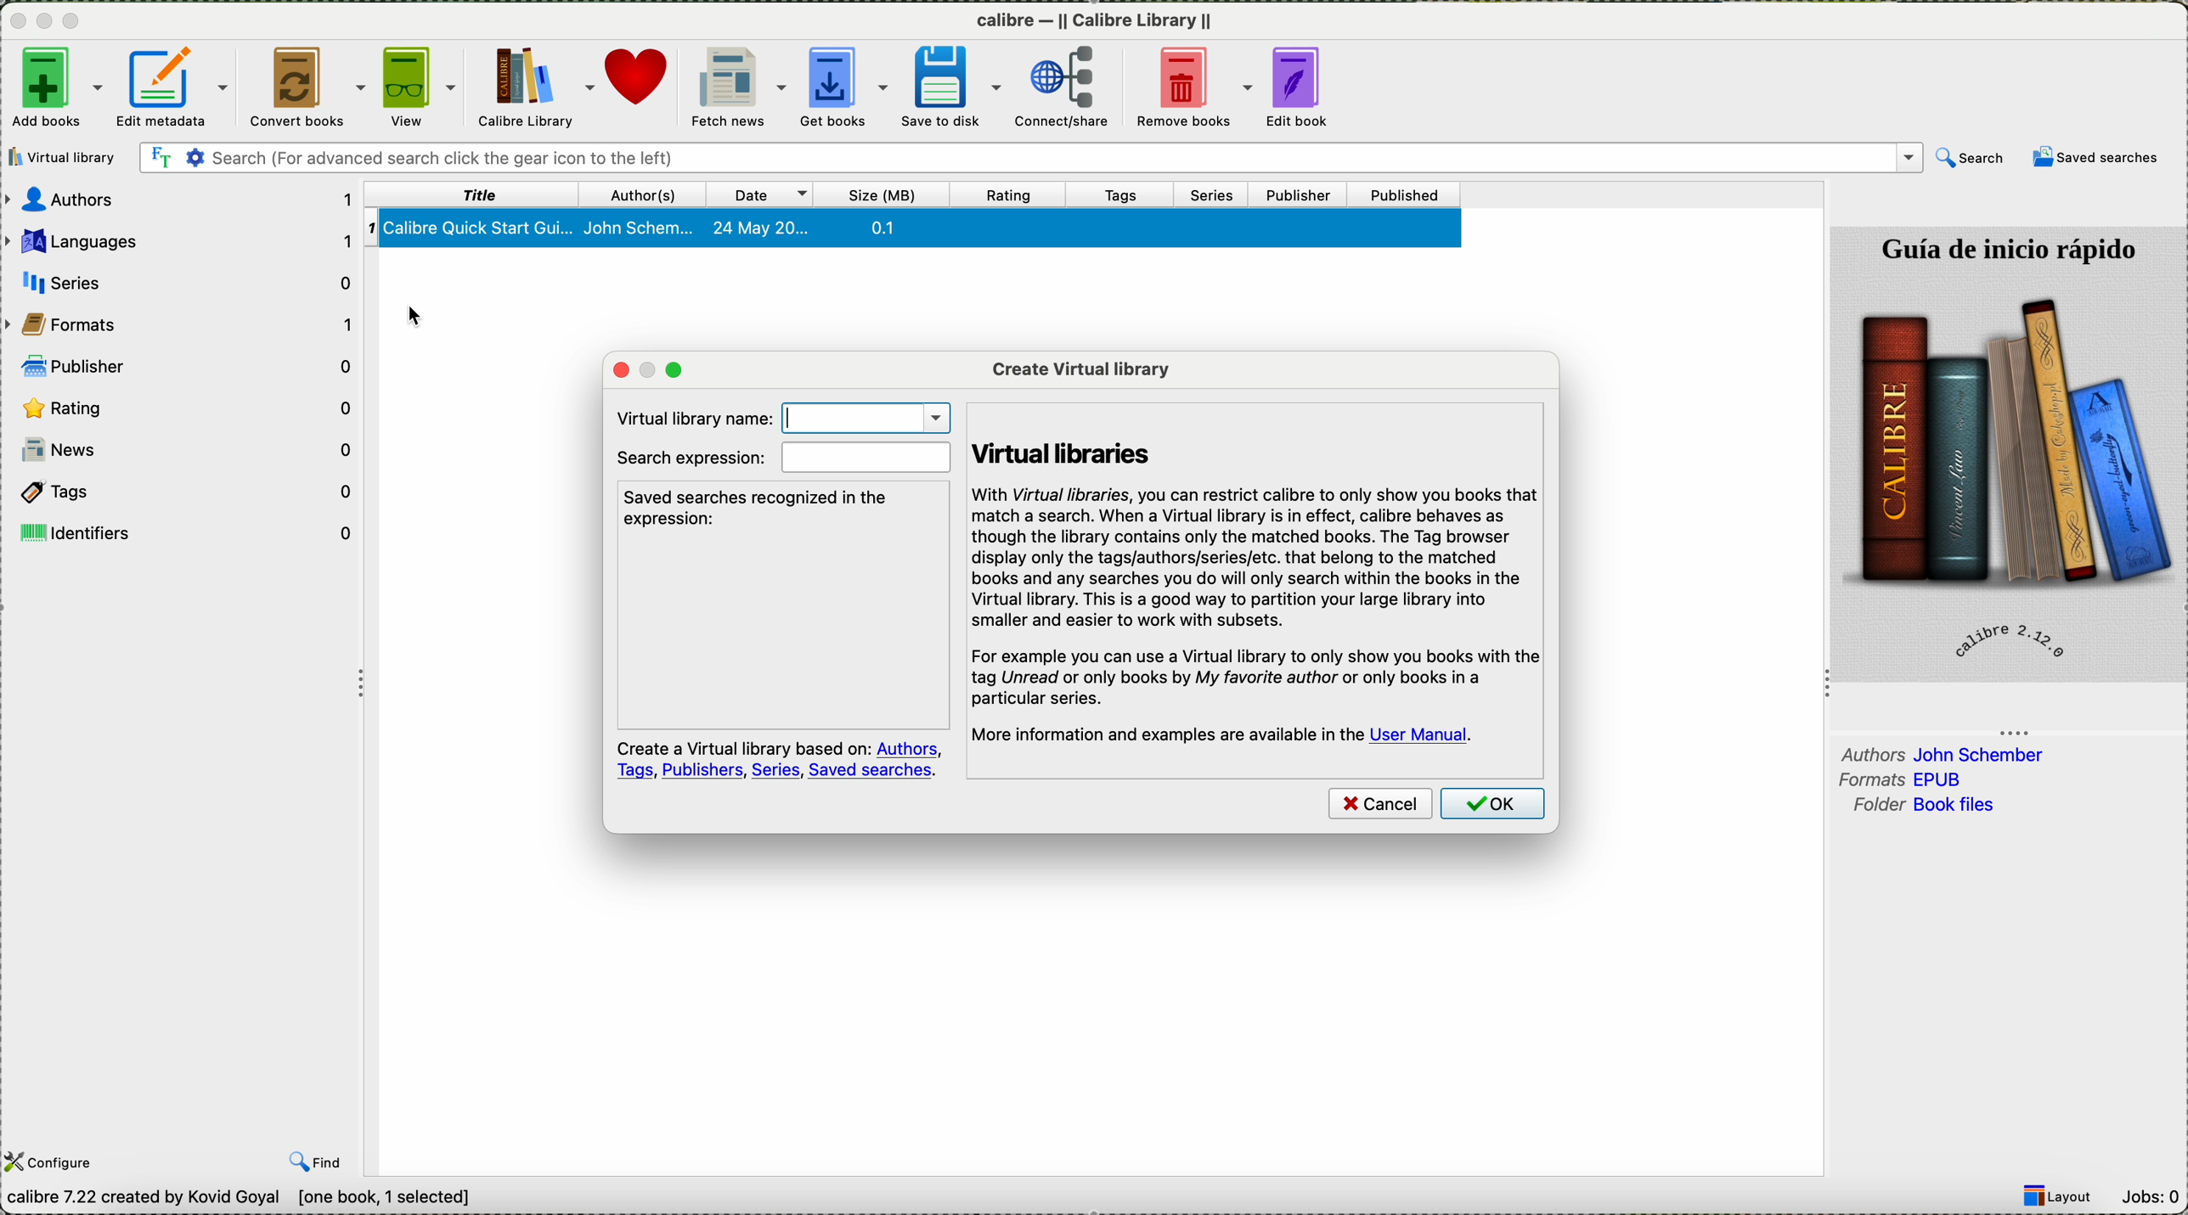  I want to click on tags, so click(187, 492).